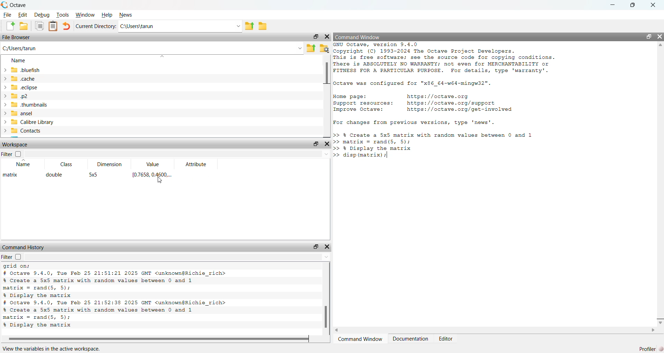  Describe the element at coordinates (24, 165) in the screenshot. I see `Name` at that location.